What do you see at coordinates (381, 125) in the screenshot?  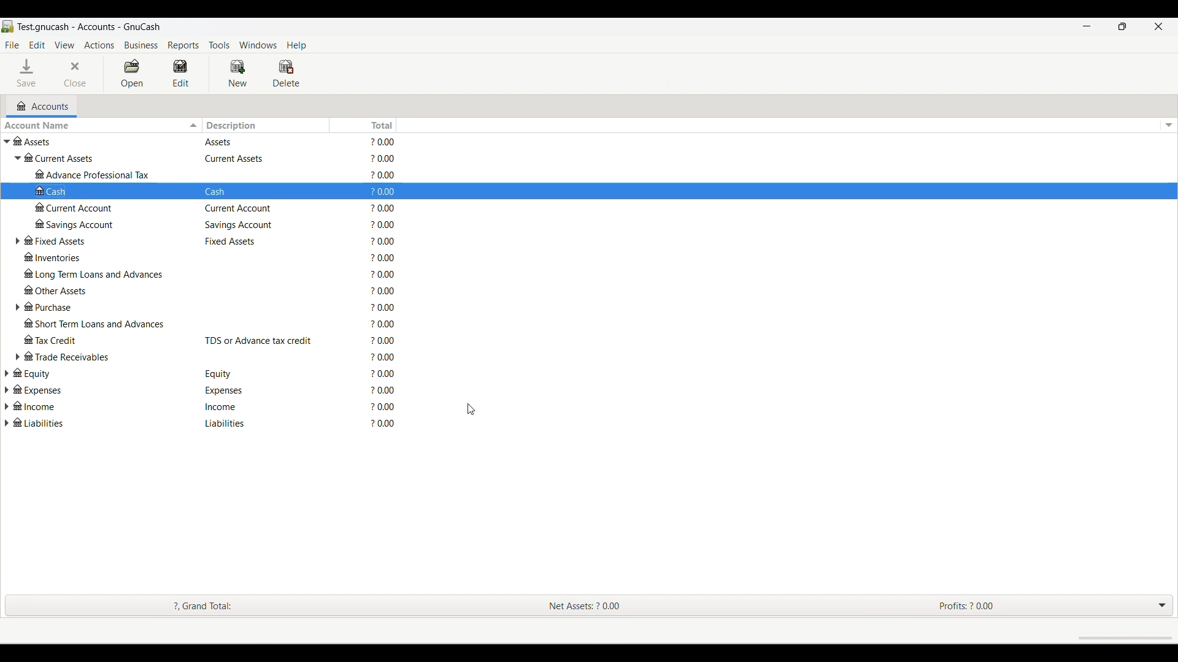 I see `Total |` at bounding box center [381, 125].